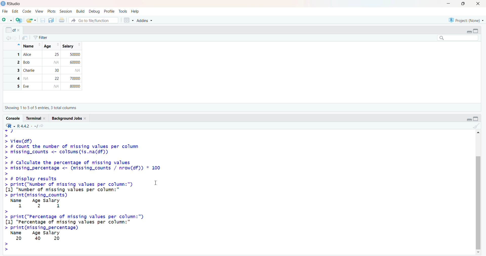 The width and height of the screenshot is (486, 256). Describe the element at coordinates (110, 11) in the screenshot. I see `Profile` at that location.